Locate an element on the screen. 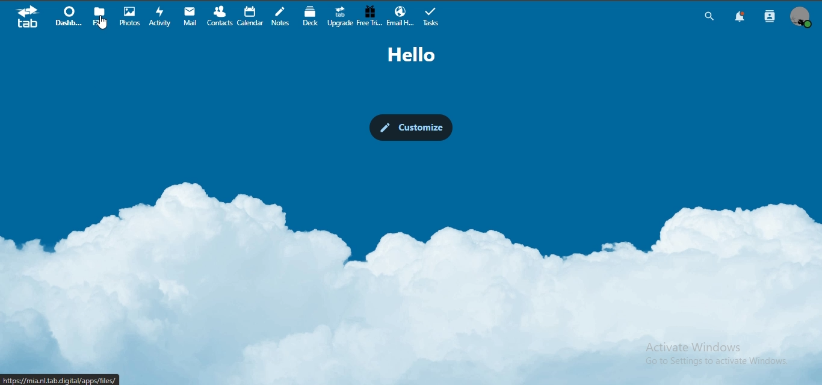 This screenshot has height=385, width=822. notifications is located at coordinates (741, 17).